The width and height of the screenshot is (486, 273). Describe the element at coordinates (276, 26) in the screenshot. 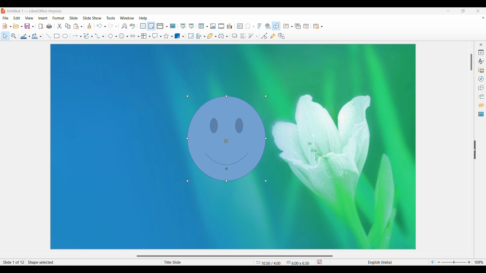

I see `Show draw functions` at that location.